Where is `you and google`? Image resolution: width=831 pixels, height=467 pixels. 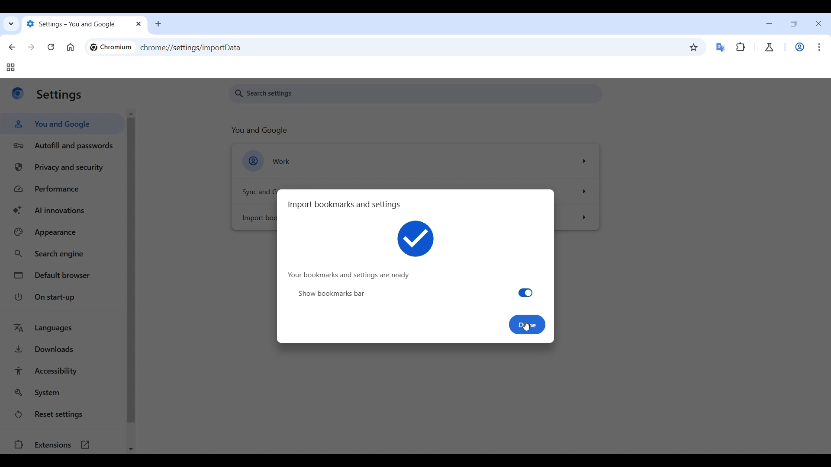
you and google is located at coordinates (261, 131).